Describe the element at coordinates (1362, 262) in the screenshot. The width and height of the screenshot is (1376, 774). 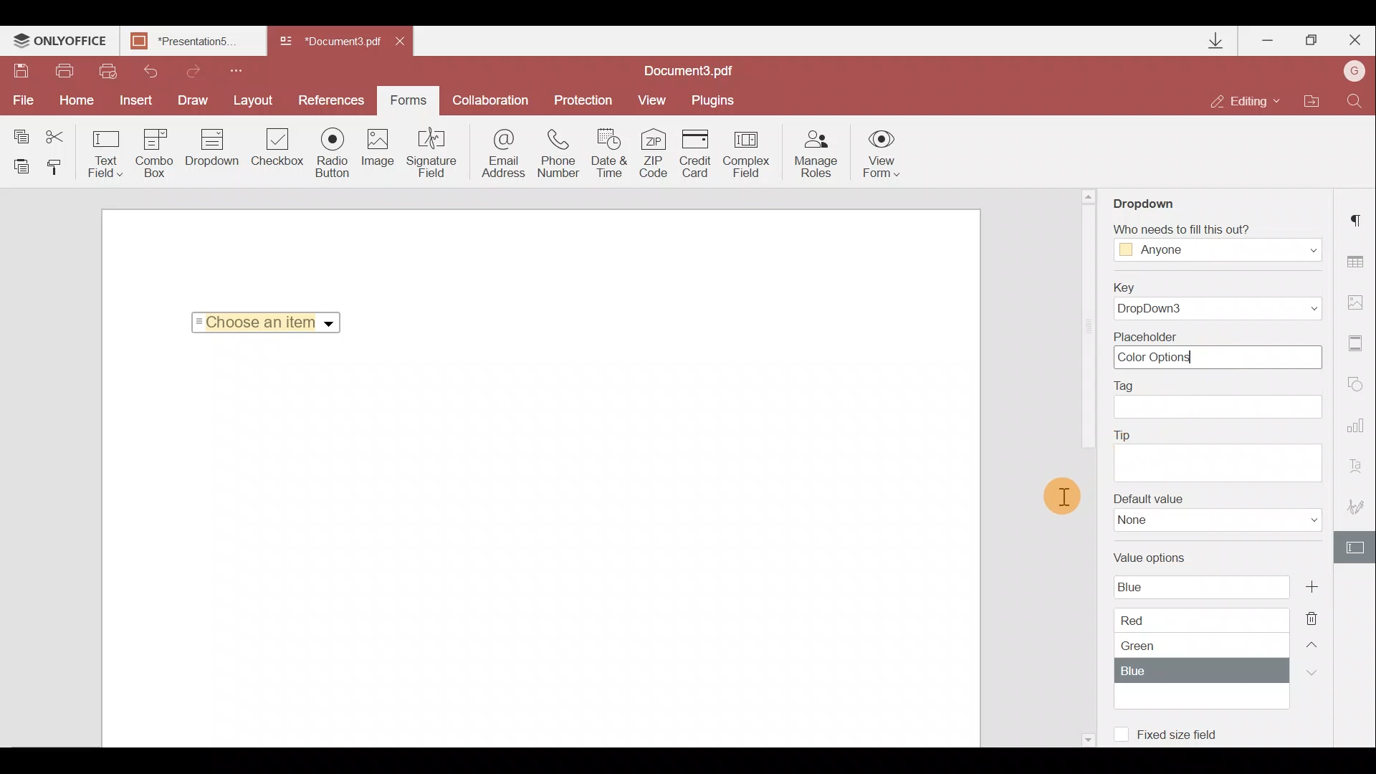
I see `Table settings` at that location.